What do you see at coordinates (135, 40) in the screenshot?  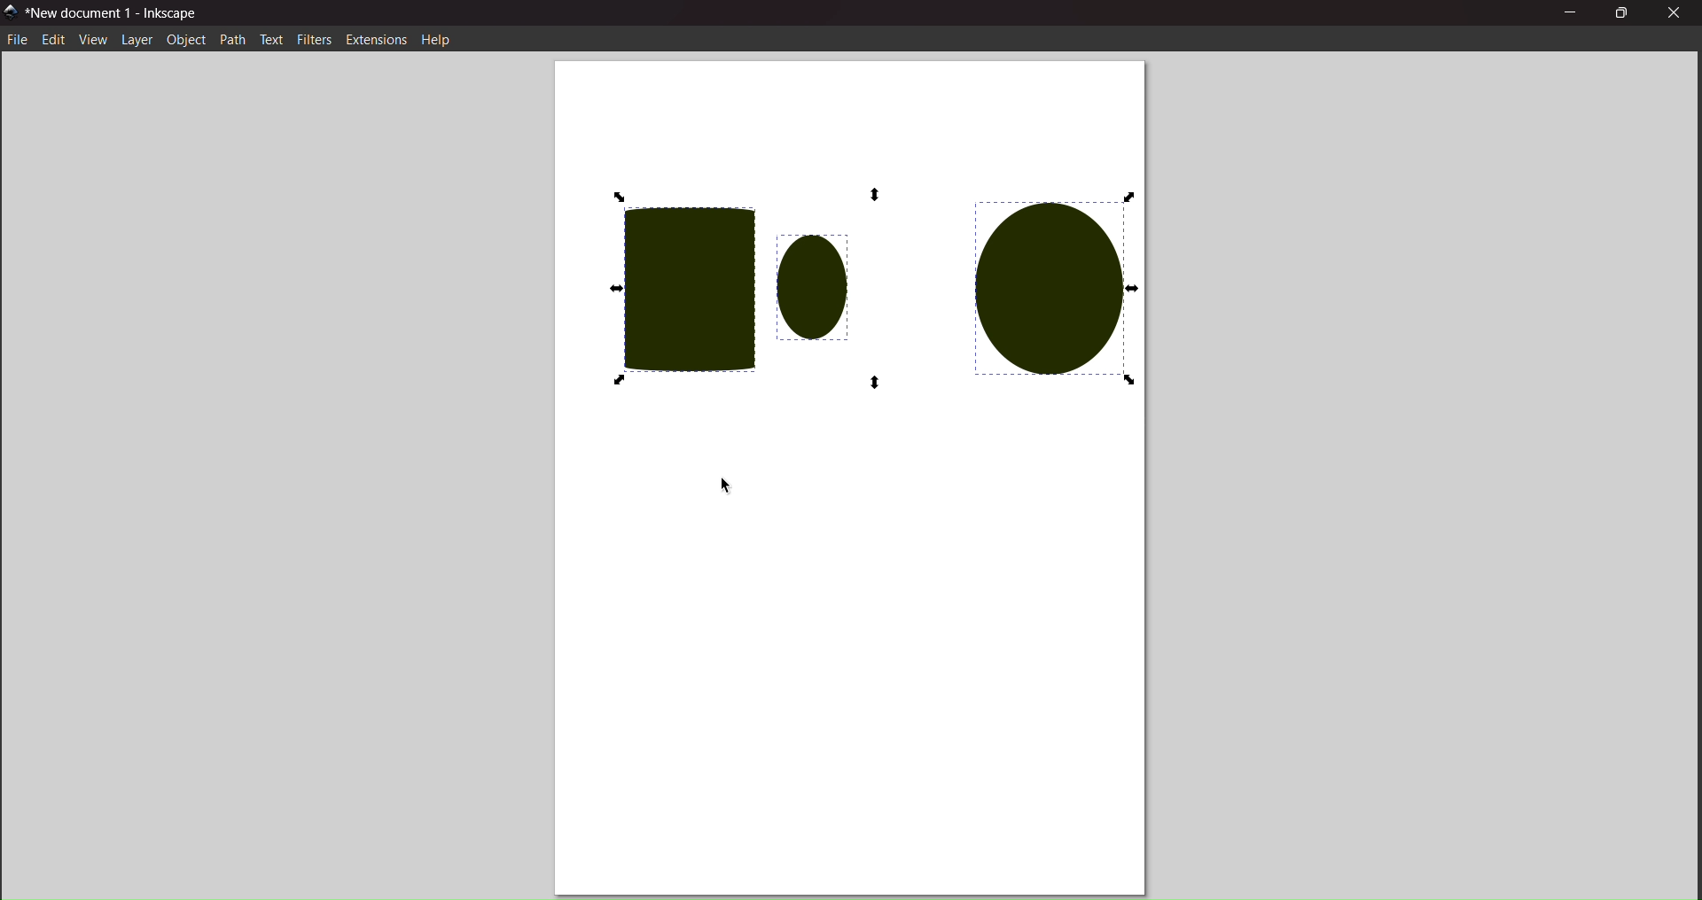 I see `layer` at bounding box center [135, 40].